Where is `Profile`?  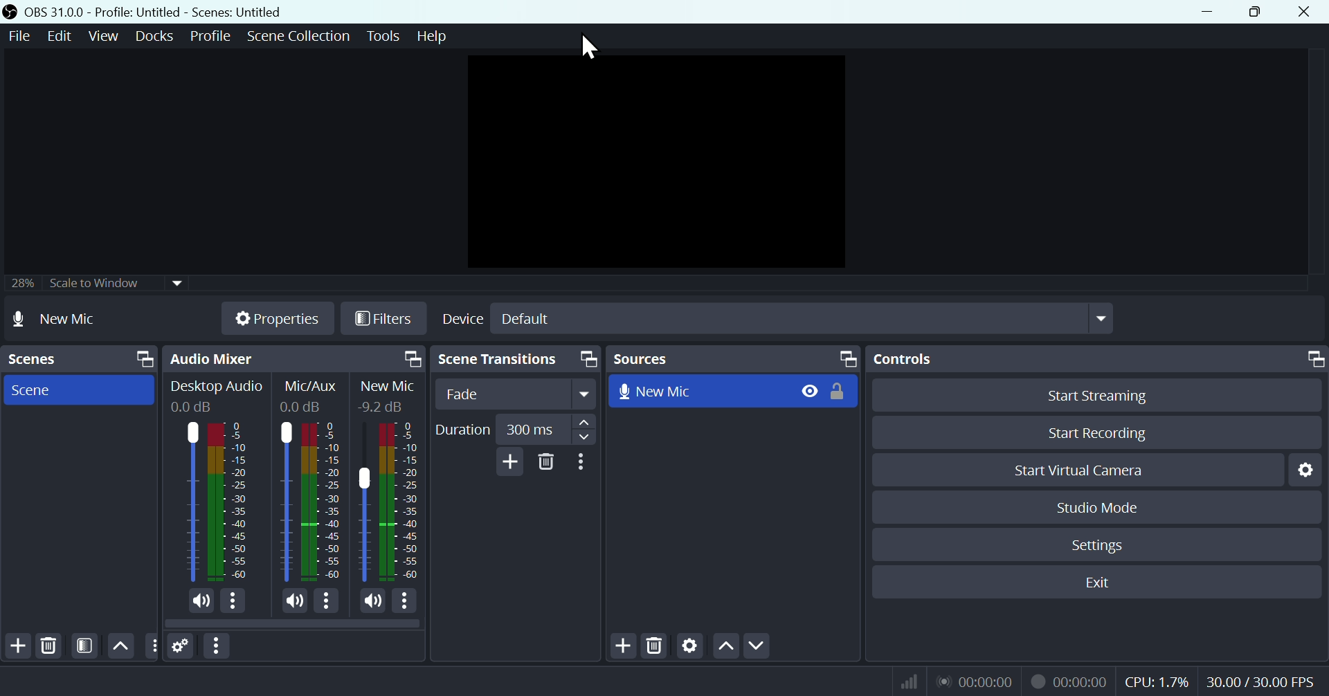
Profile is located at coordinates (210, 36).